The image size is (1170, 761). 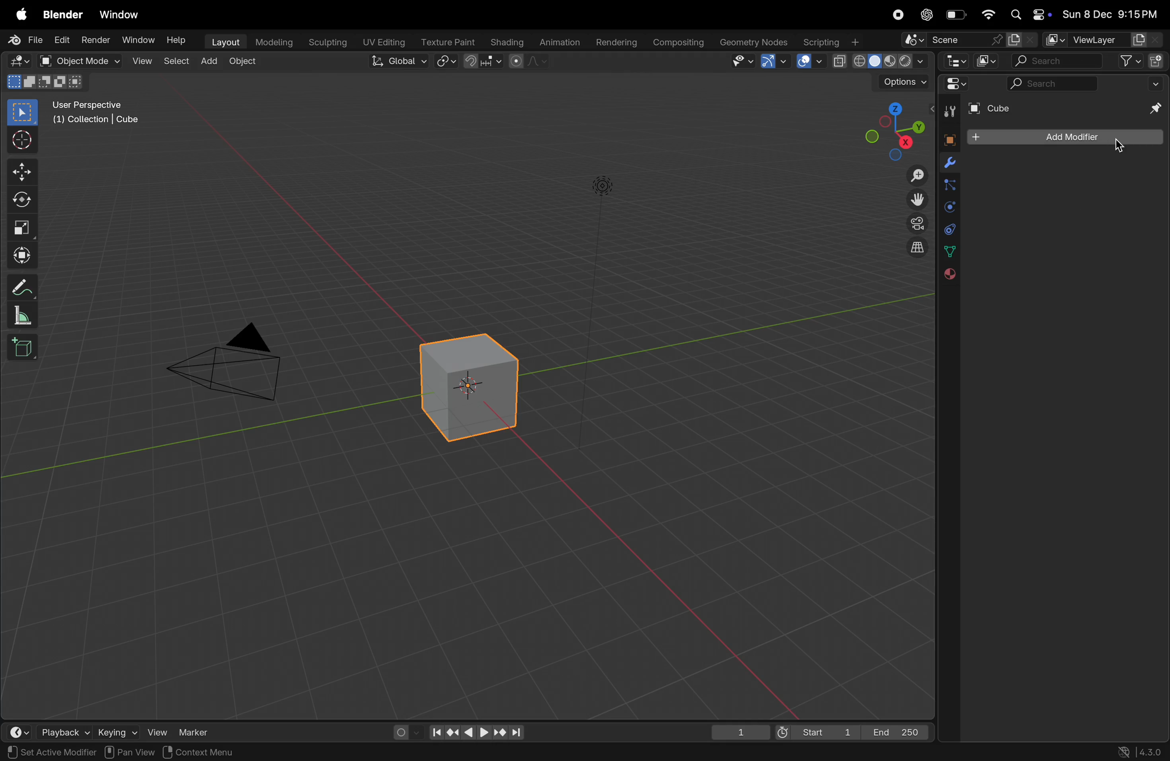 What do you see at coordinates (90, 61) in the screenshot?
I see `object mode` at bounding box center [90, 61].